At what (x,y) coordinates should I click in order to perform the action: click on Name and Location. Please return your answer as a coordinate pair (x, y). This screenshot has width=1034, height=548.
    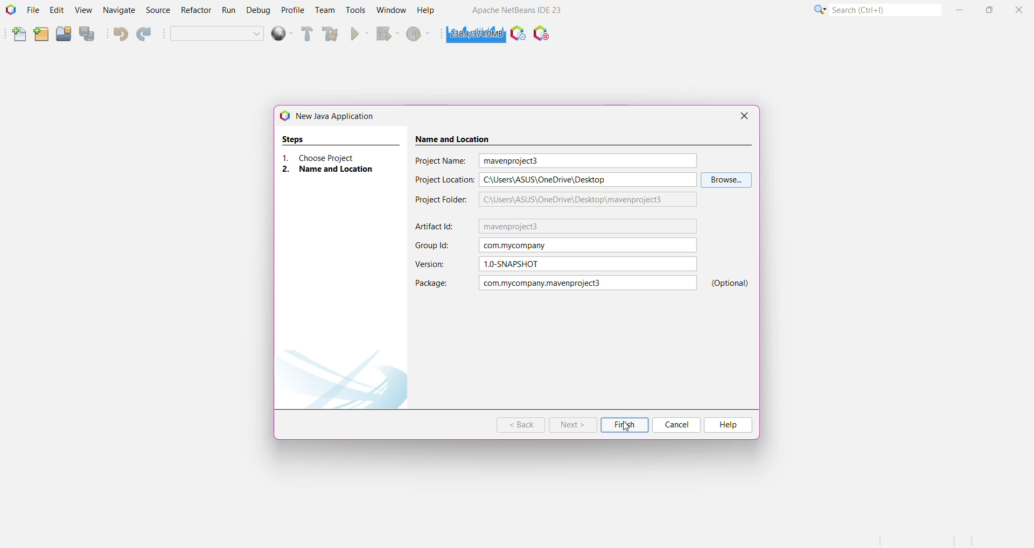
    Looking at the image, I should click on (465, 137).